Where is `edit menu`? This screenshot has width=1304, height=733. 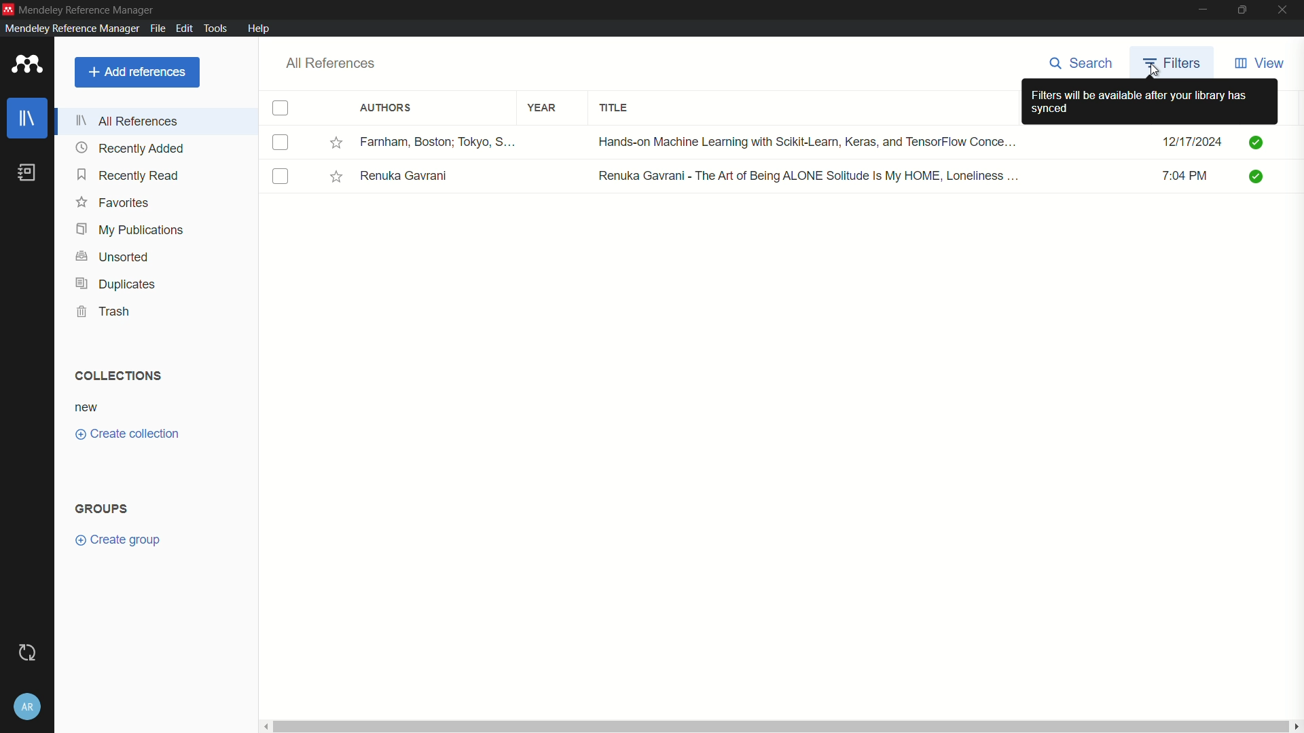
edit menu is located at coordinates (184, 29).